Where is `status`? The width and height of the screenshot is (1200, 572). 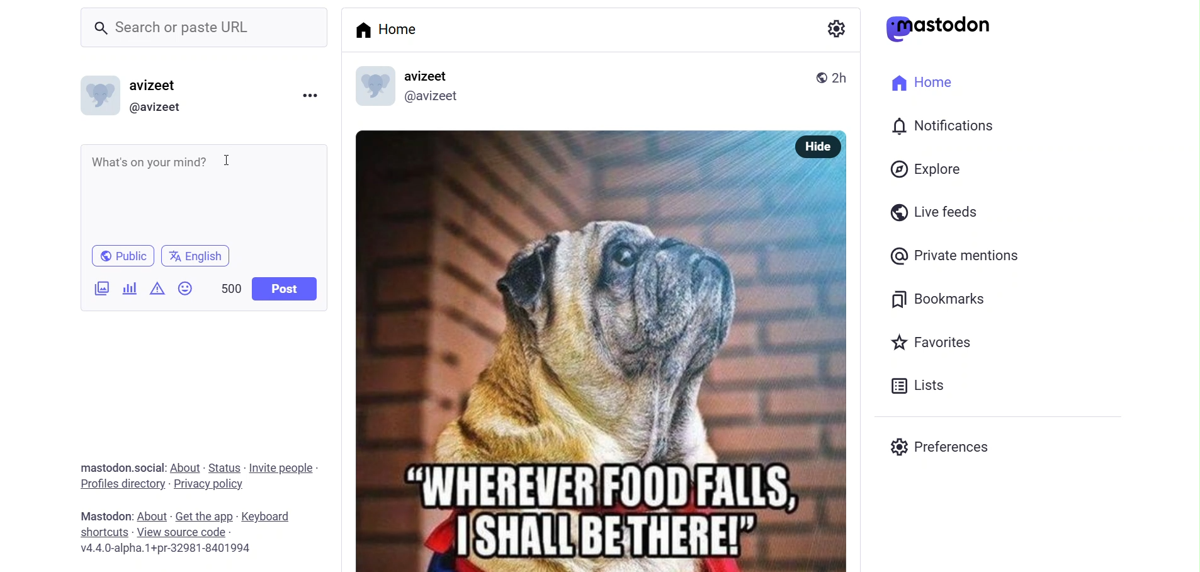
status is located at coordinates (223, 468).